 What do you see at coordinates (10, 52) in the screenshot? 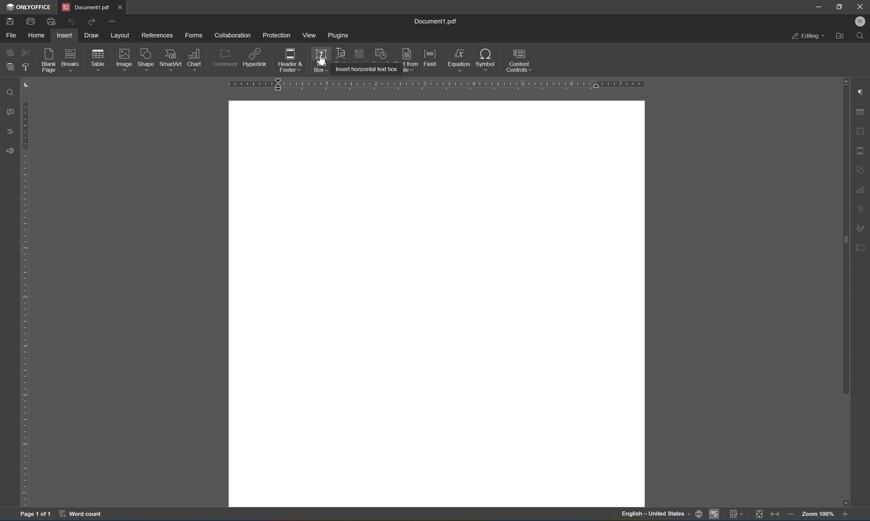
I see `copy` at bounding box center [10, 52].